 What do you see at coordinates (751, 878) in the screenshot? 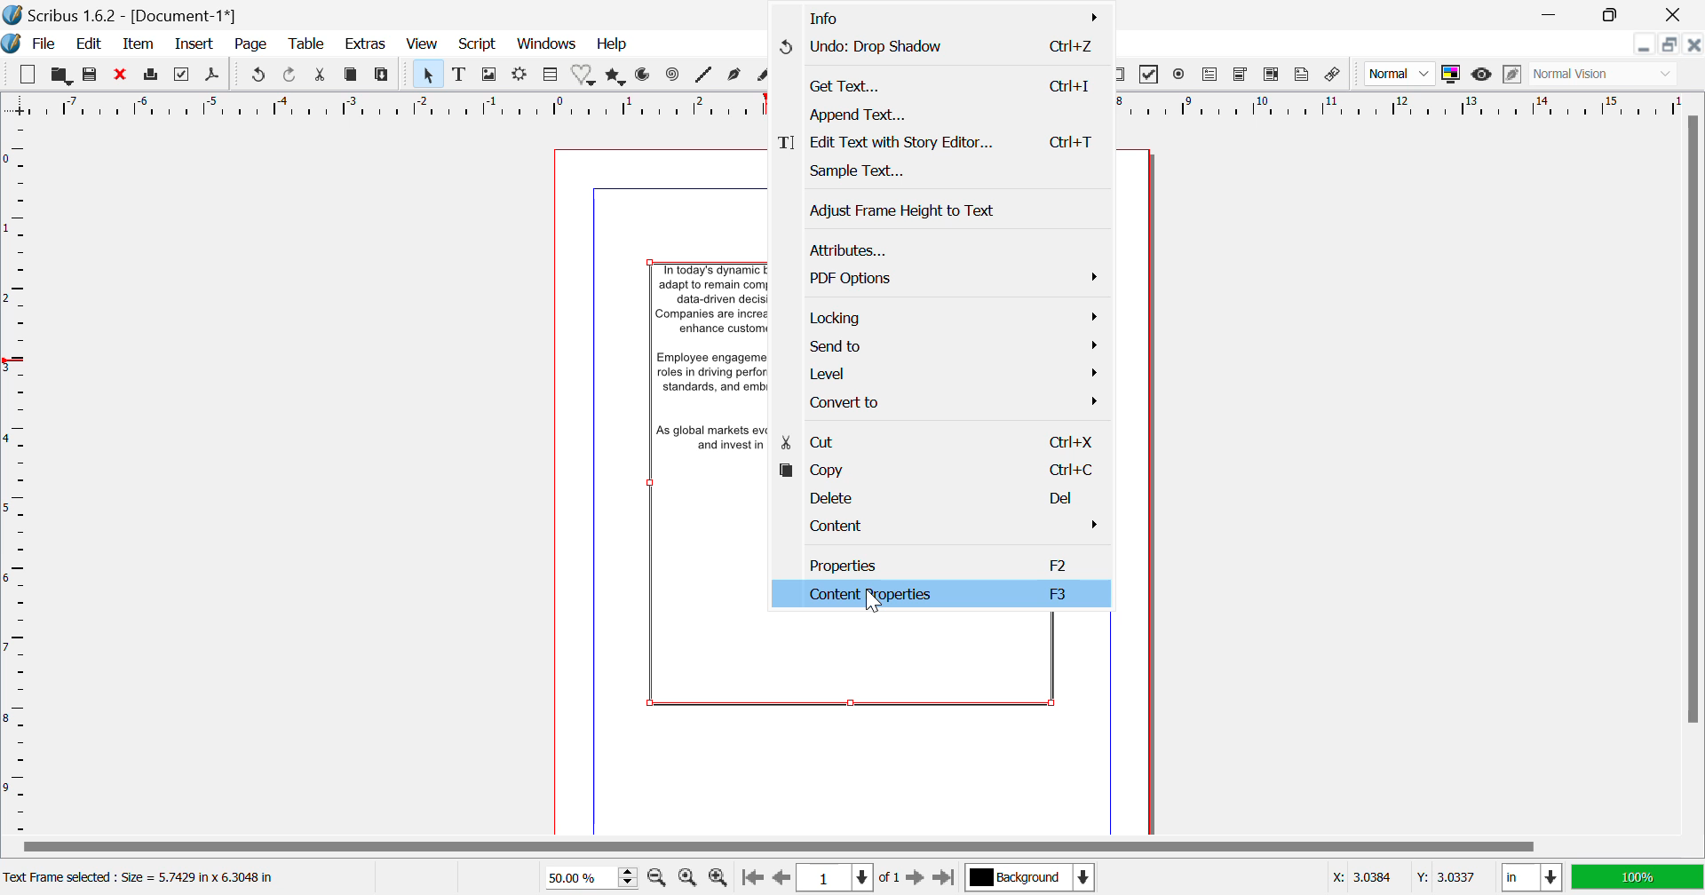
I see `First Page` at bounding box center [751, 878].